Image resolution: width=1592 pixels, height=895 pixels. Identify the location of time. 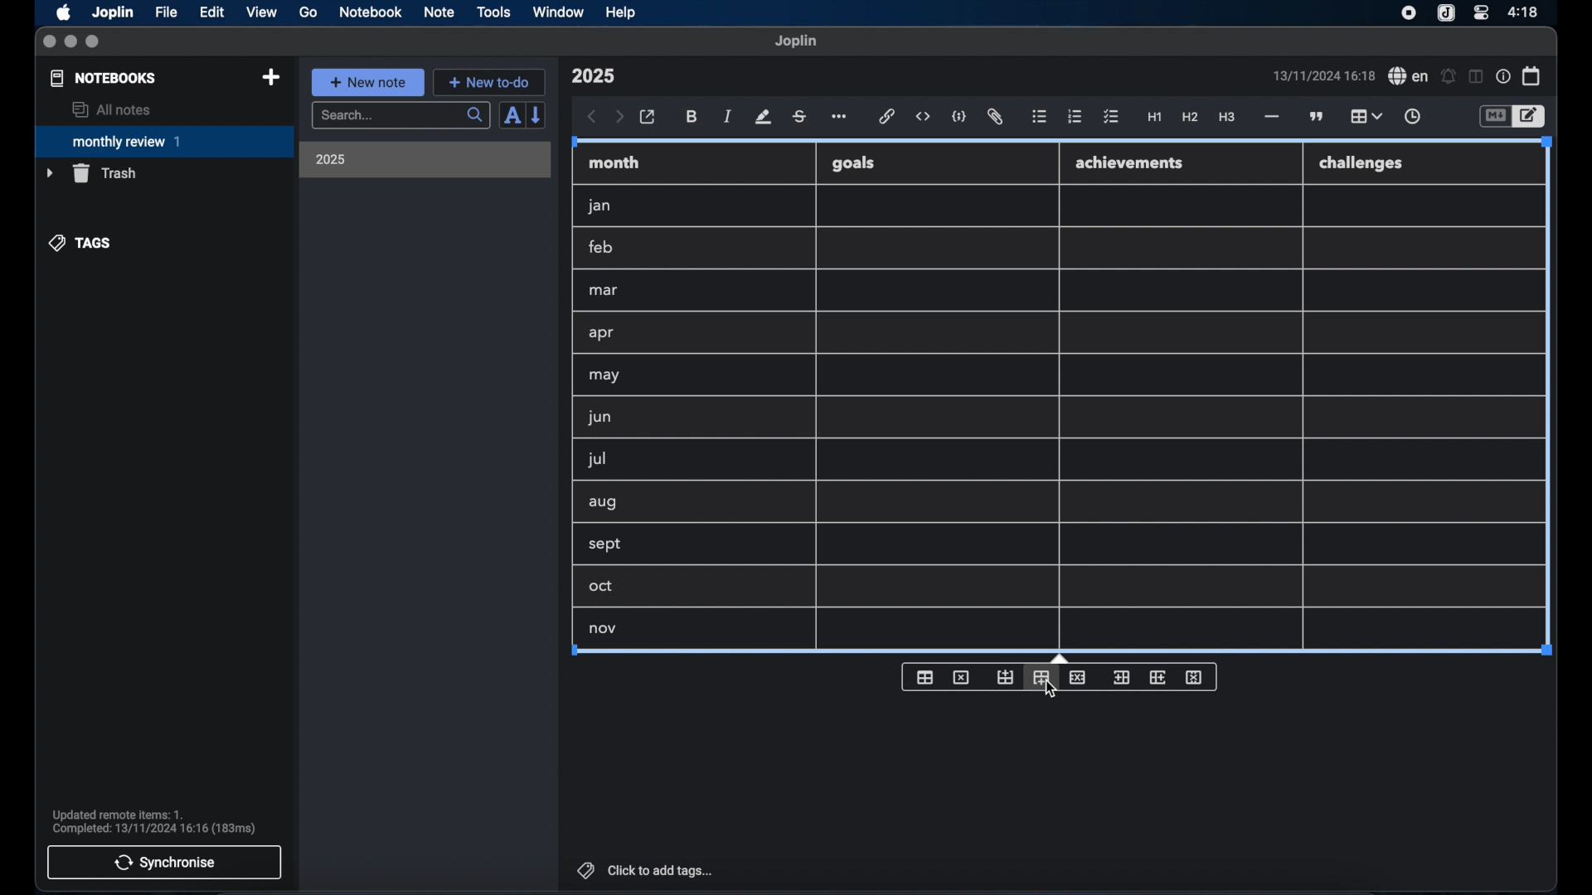
(1525, 12).